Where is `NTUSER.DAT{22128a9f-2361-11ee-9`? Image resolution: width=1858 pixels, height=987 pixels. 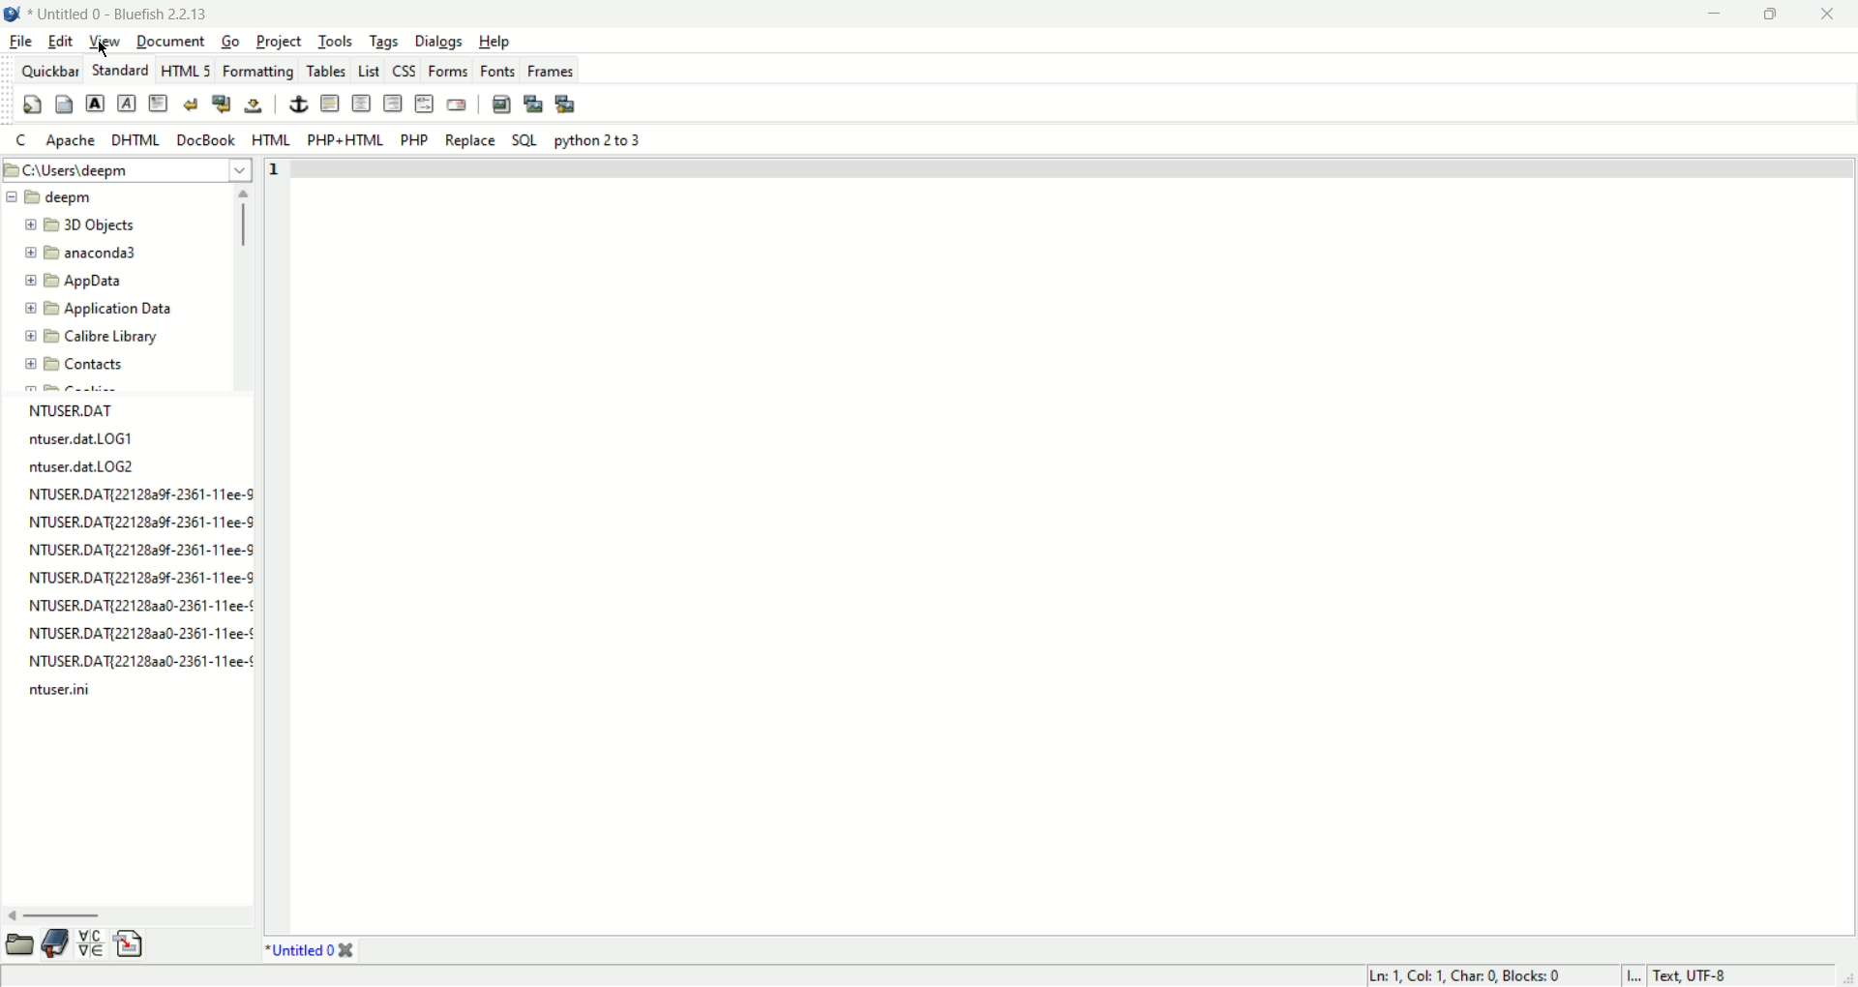
NTUSER.DAT{22128a9f-2361-11ee-9 is located at coordinates (140, 493).